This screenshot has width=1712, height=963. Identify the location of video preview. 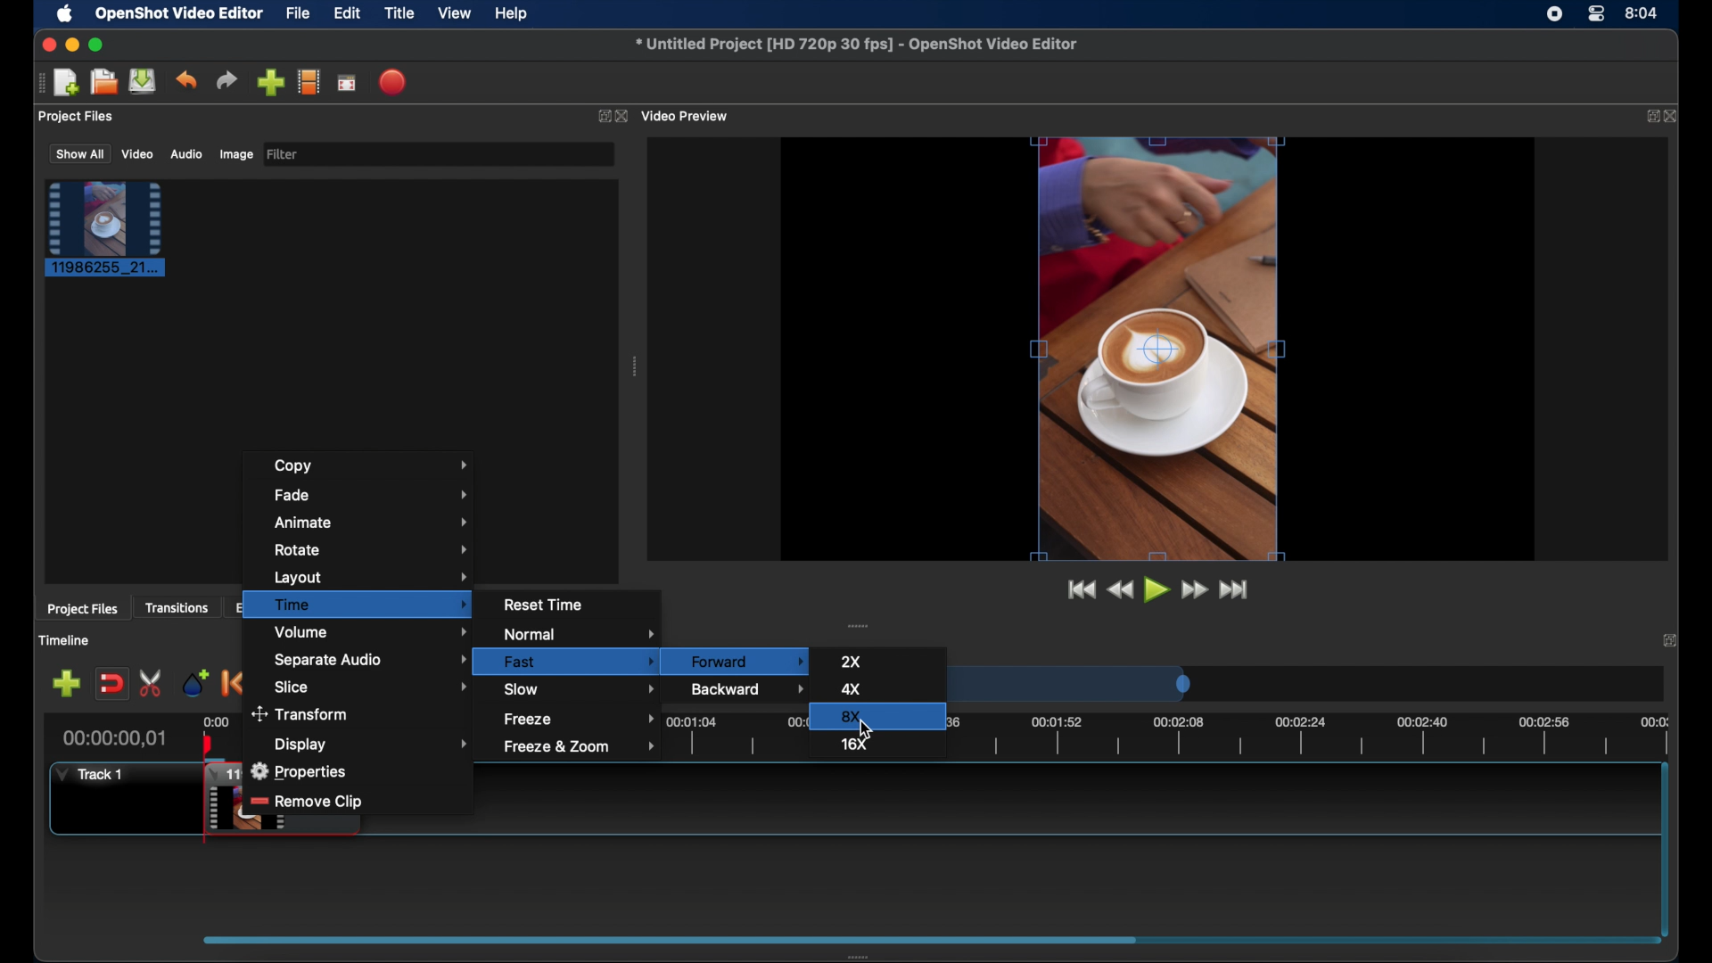
(1159, 349).